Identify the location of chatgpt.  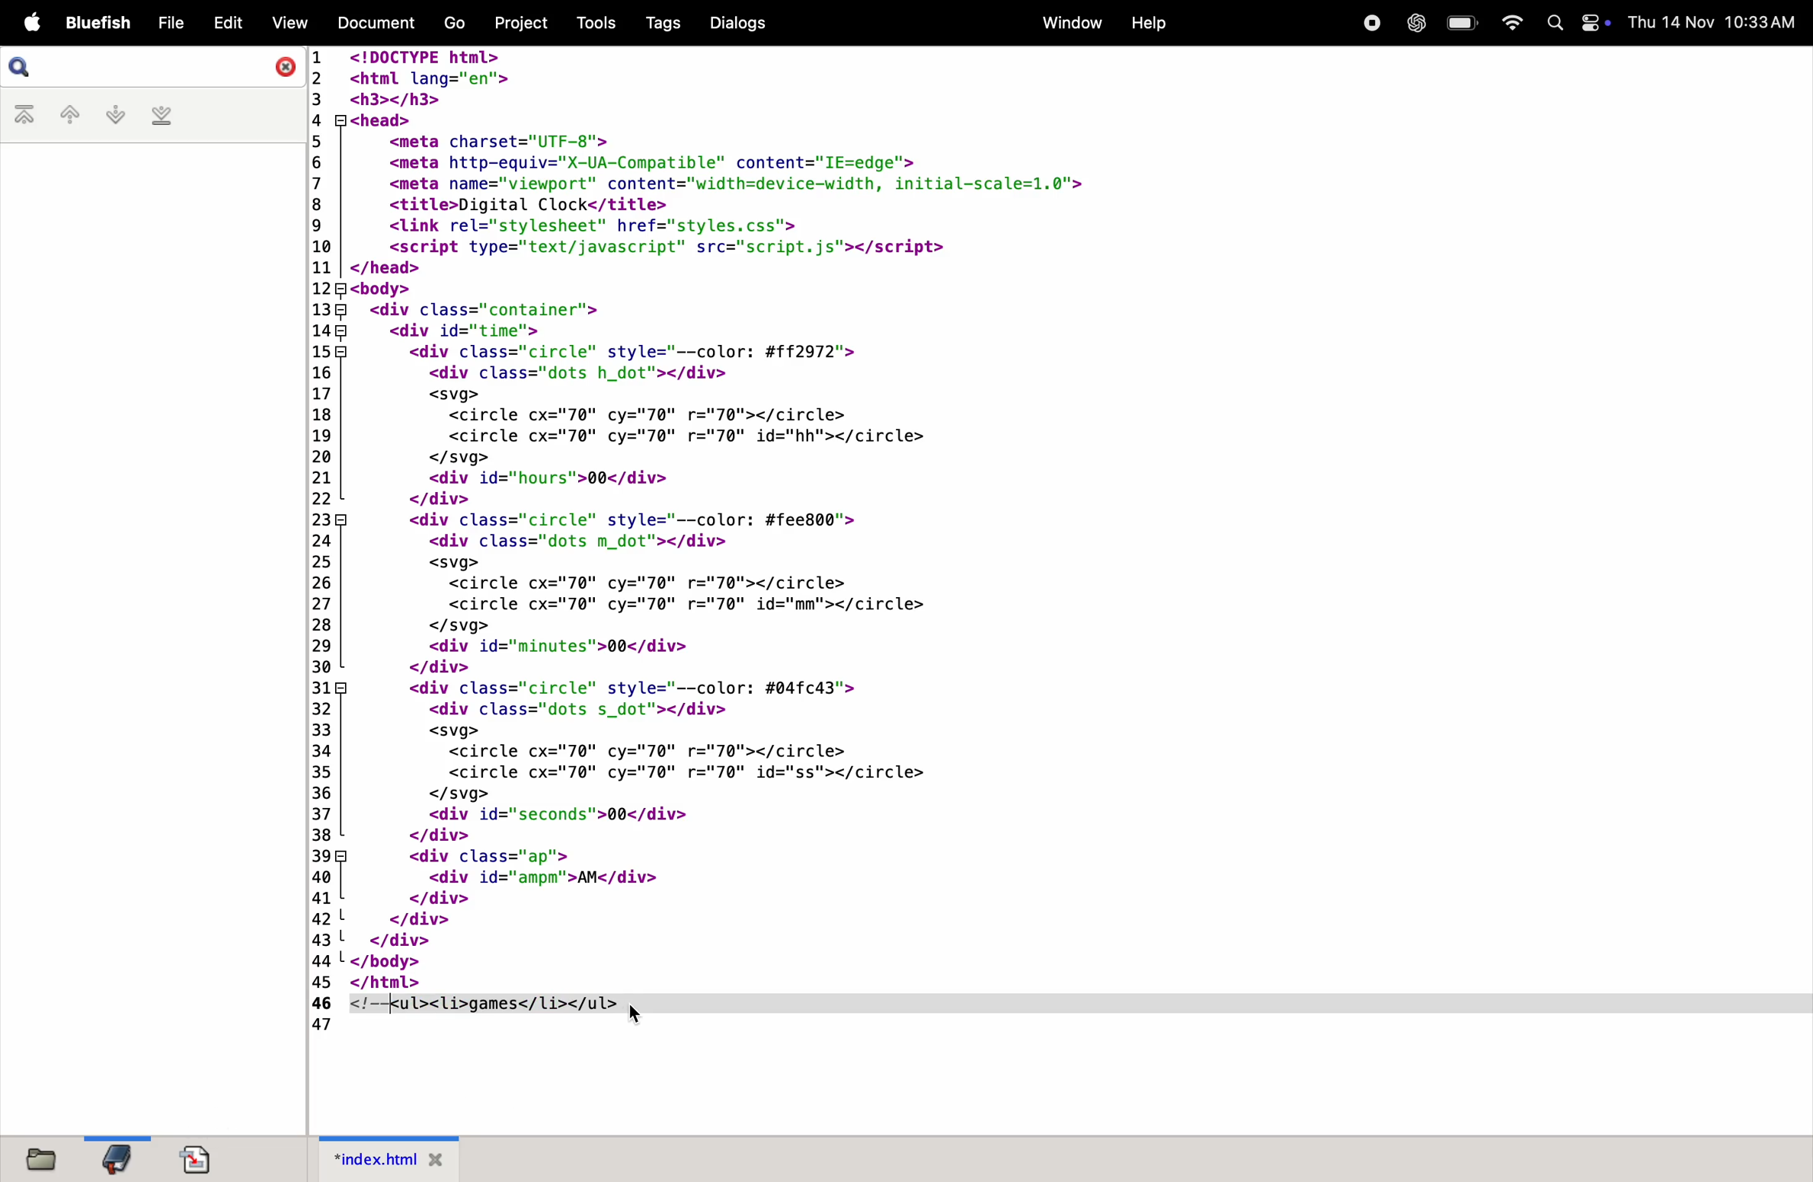
(1415, 24).